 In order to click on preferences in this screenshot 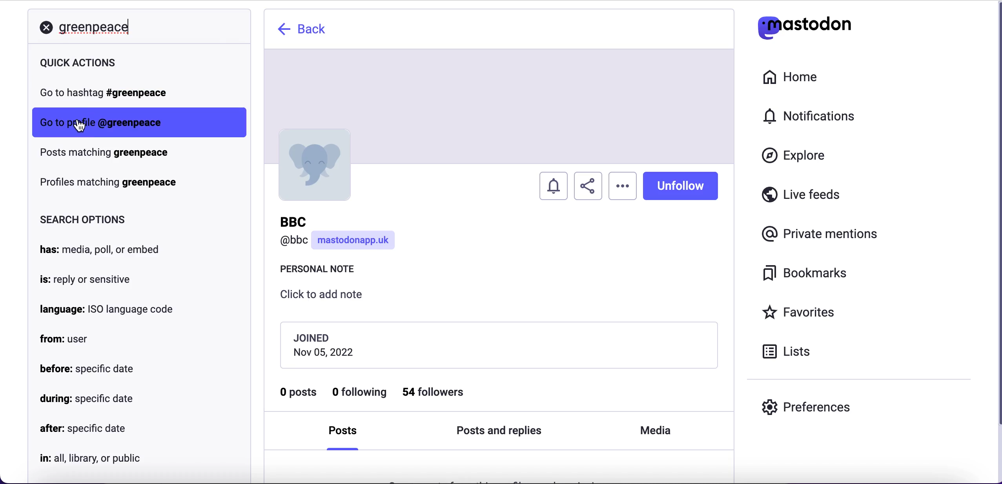, I will do `click(807, 407)`.